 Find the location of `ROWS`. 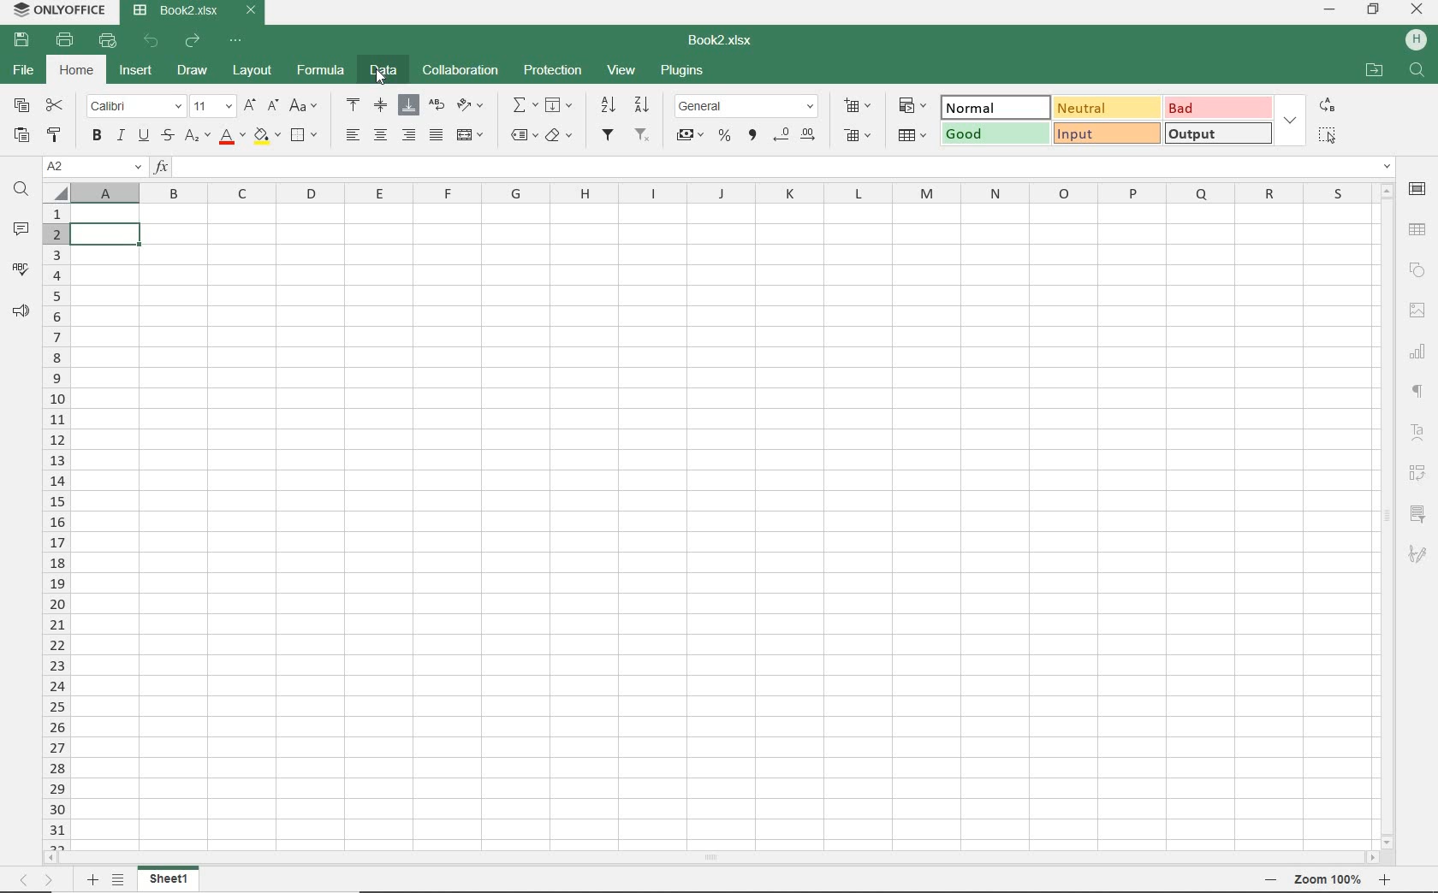

ROWS is located at coordinates (55, 523).